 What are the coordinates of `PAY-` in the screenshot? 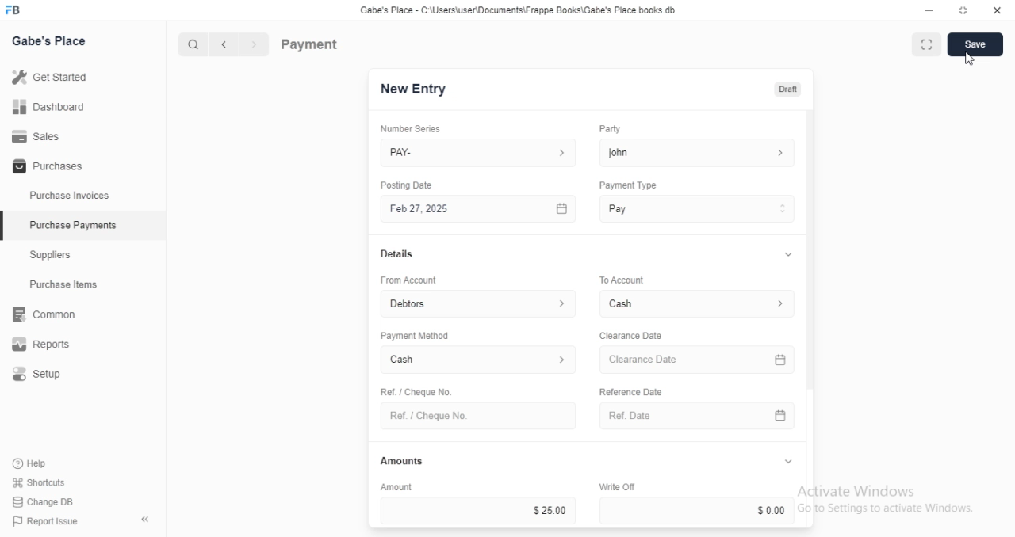 It's located at (480, 153).